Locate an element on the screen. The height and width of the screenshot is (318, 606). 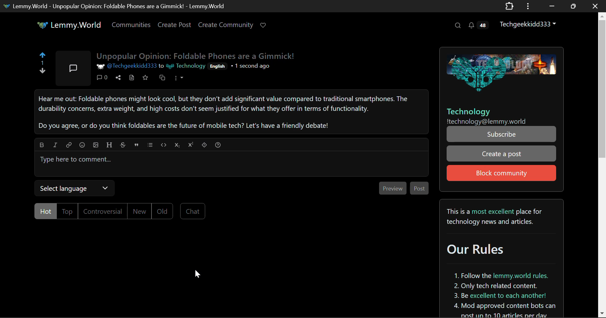
Subscribe Button is located at coordinates (502, 134).